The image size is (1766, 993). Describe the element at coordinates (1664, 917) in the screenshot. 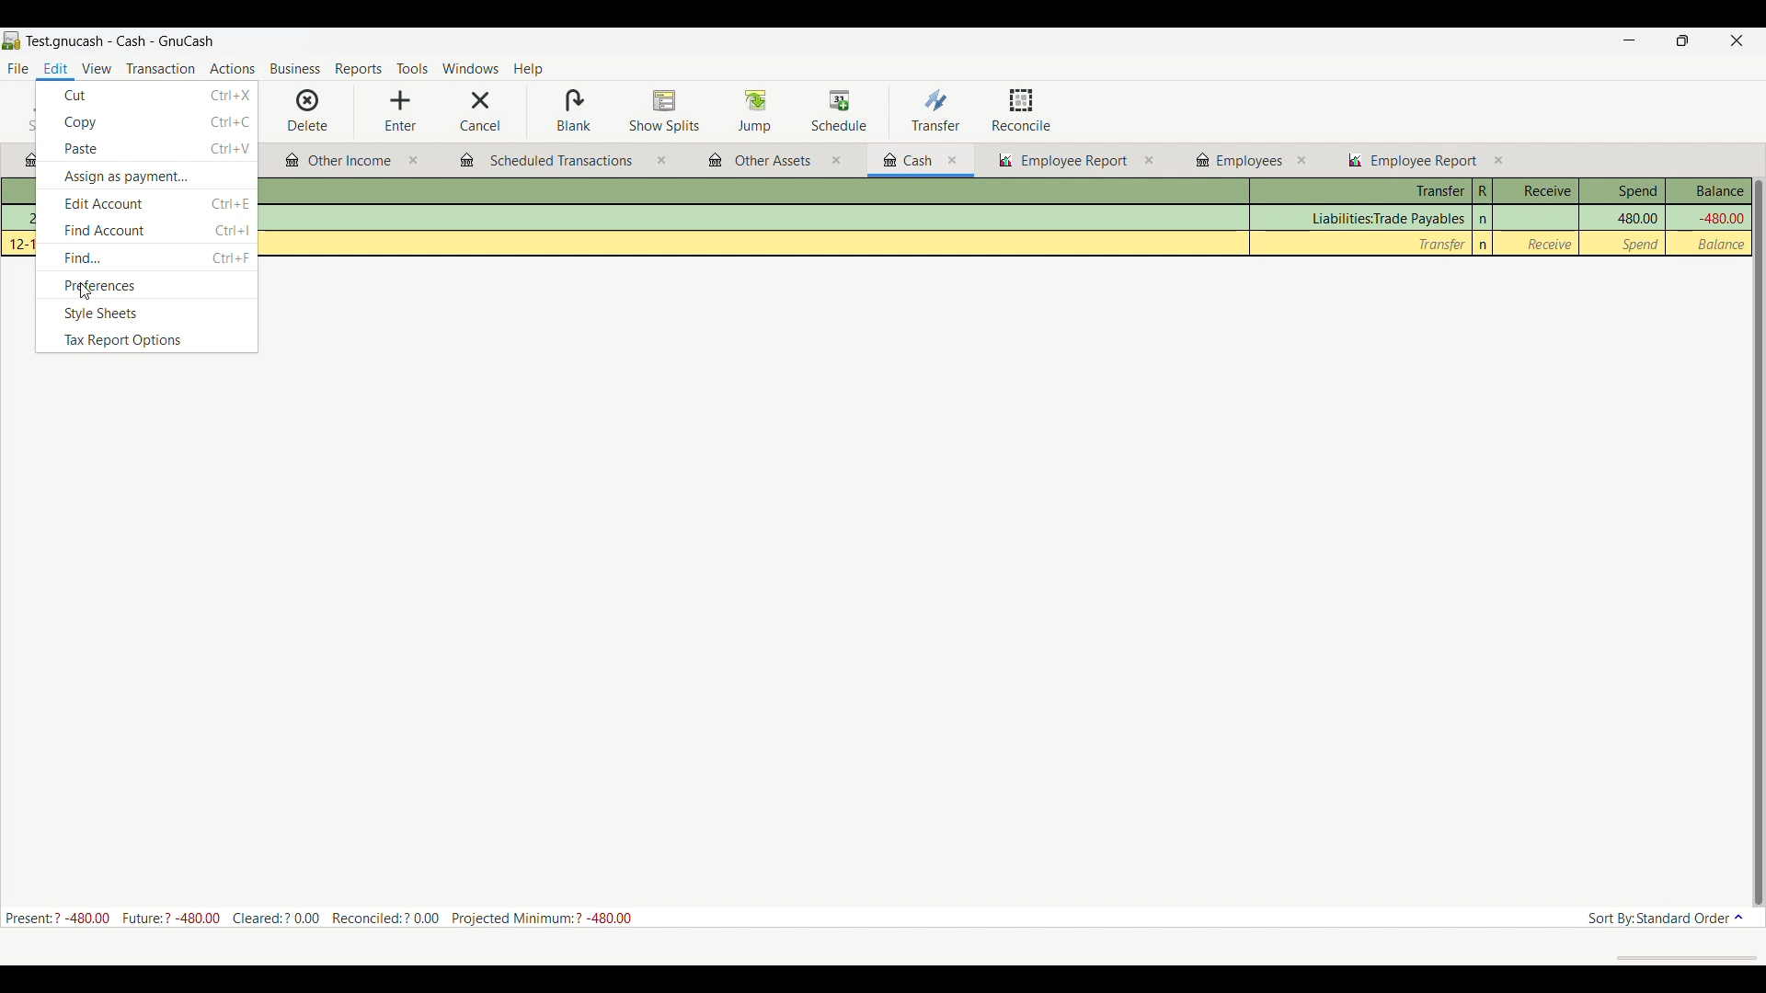

I see `Current sort order` at that location.